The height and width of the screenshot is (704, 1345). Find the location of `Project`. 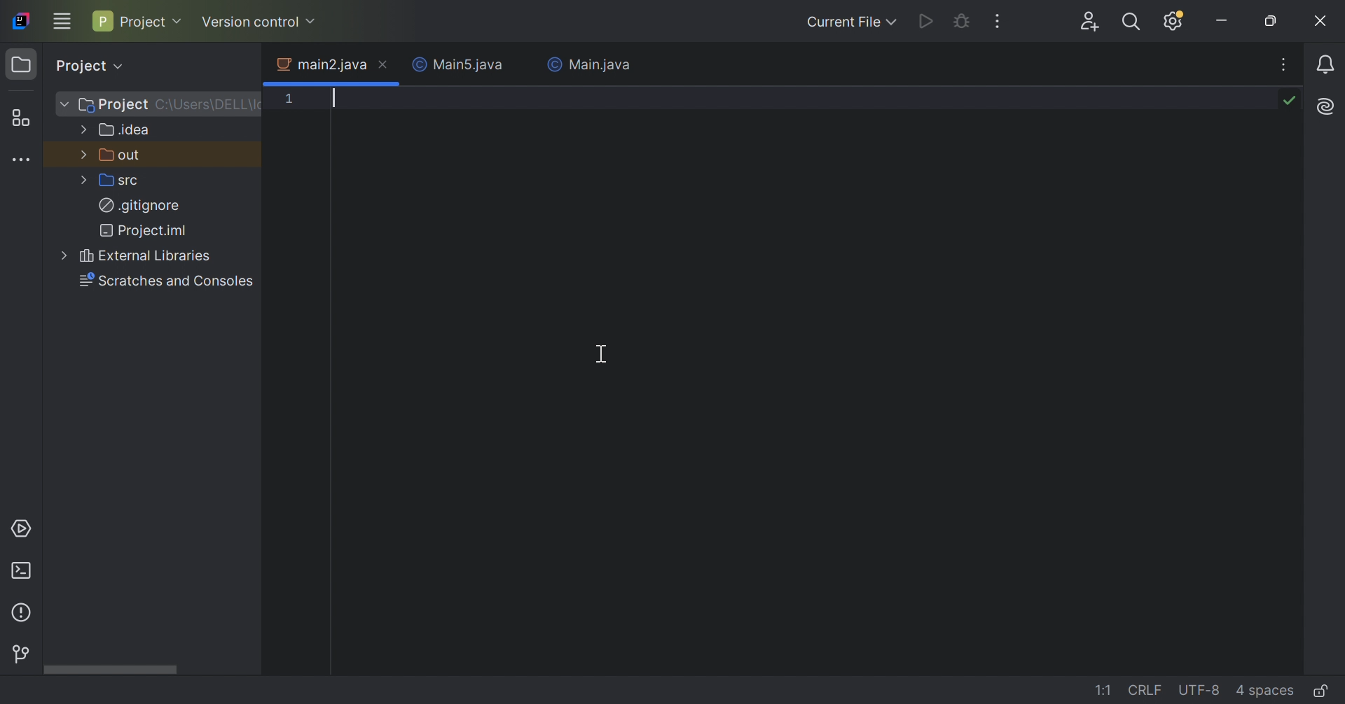

Project is located at coordinates (138, 20).